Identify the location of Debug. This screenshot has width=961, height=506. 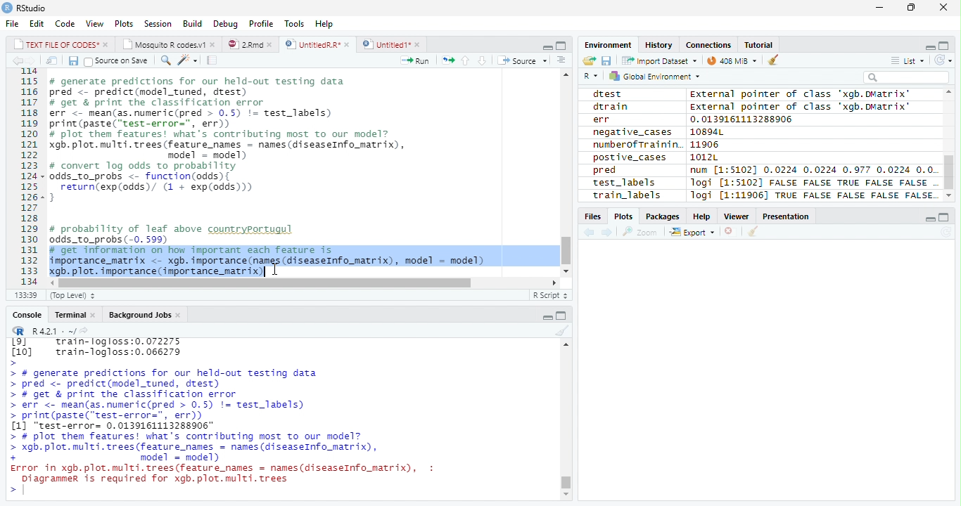
(224, 25).